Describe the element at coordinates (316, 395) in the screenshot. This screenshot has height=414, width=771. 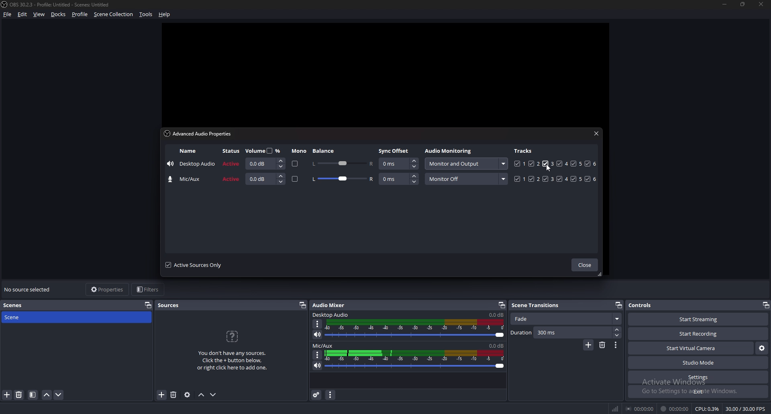
I see `advanced audio properties` at that location.